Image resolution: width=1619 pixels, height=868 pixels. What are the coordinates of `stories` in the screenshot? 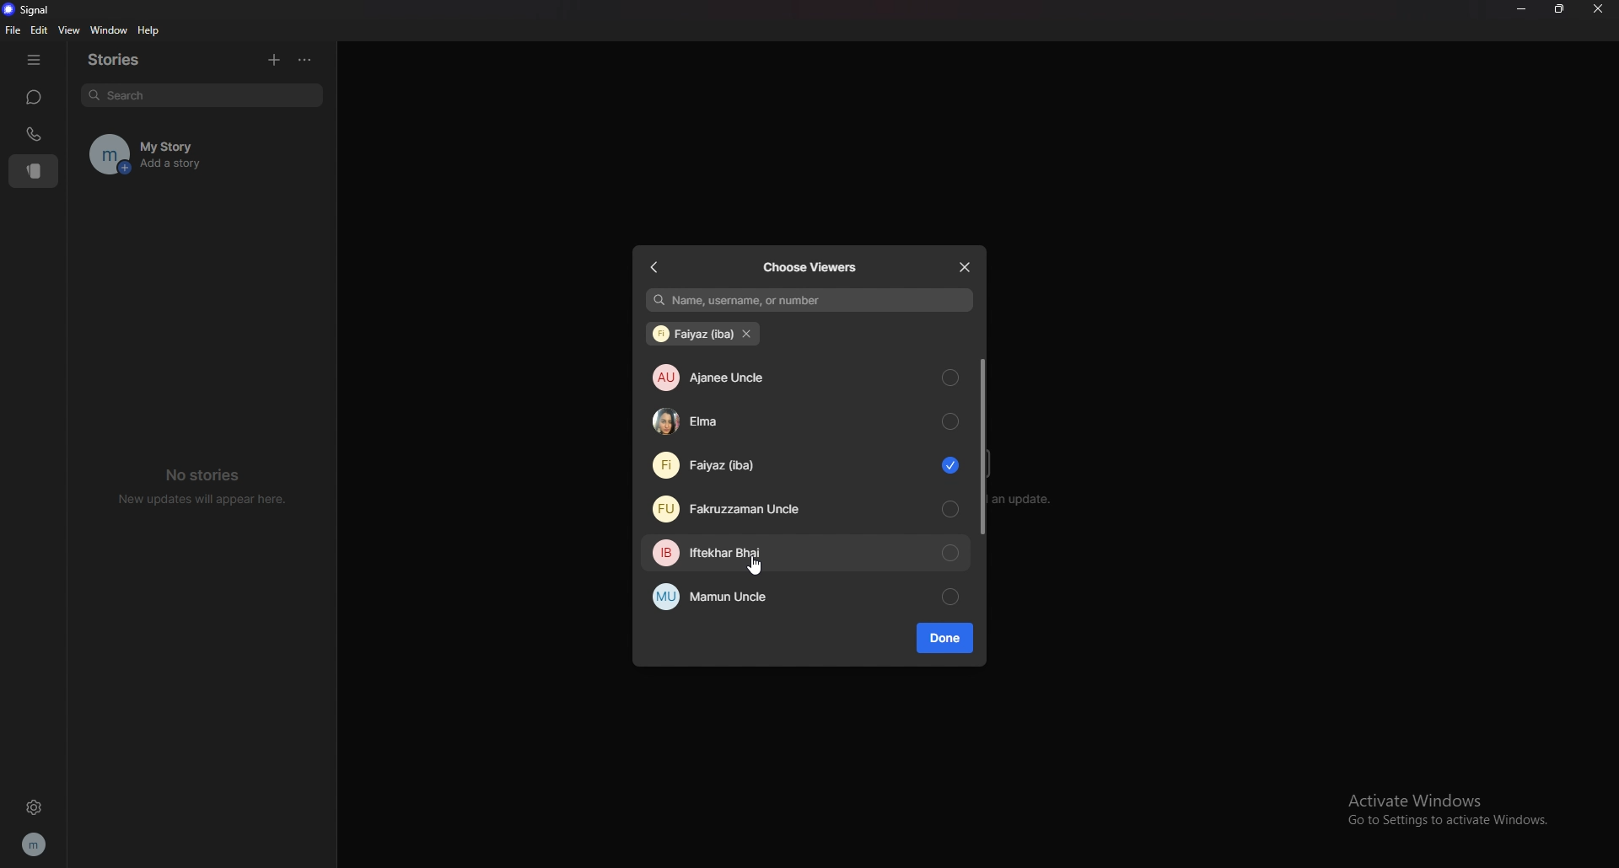 It's located at (128, 60).